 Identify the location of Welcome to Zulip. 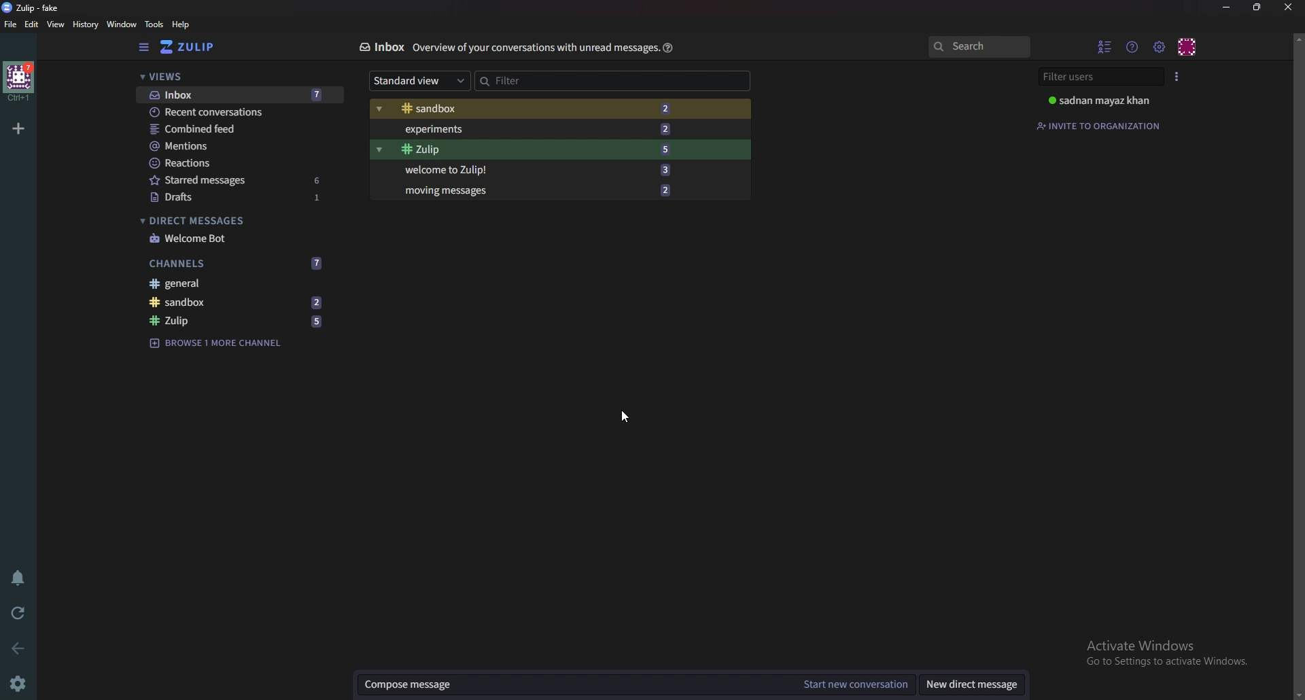
(549, 171).